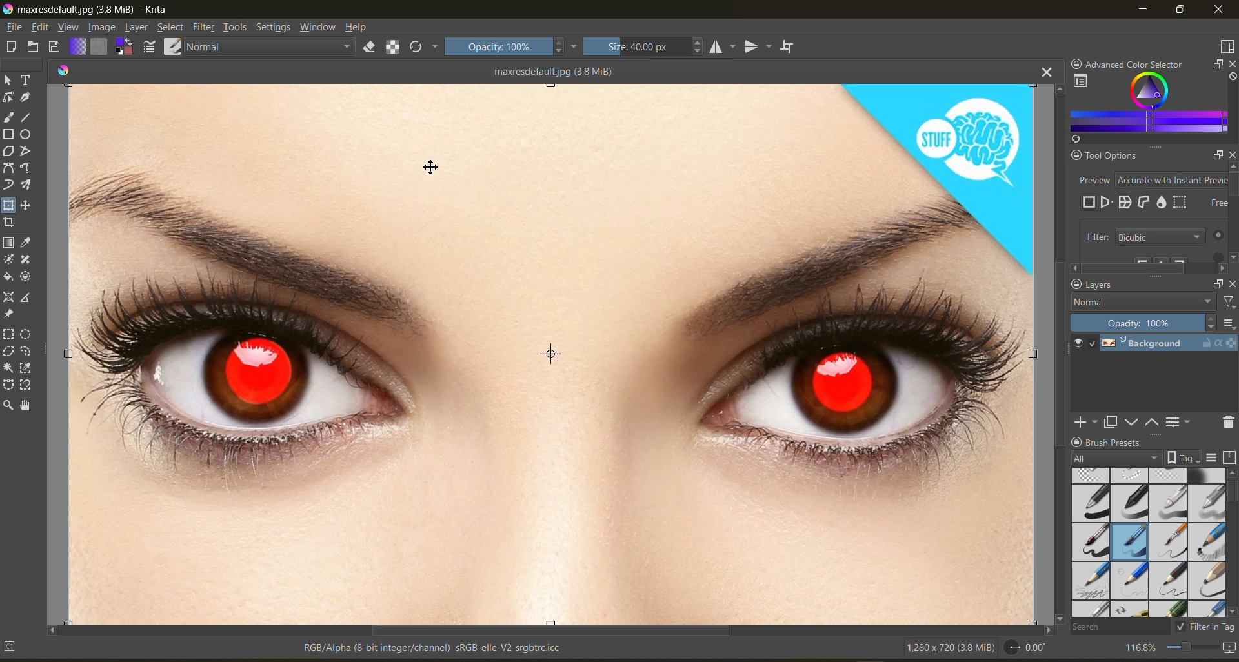 The height and width of the screenshot is (662, 1239). I want to click on zoom, so click(1196, 645).